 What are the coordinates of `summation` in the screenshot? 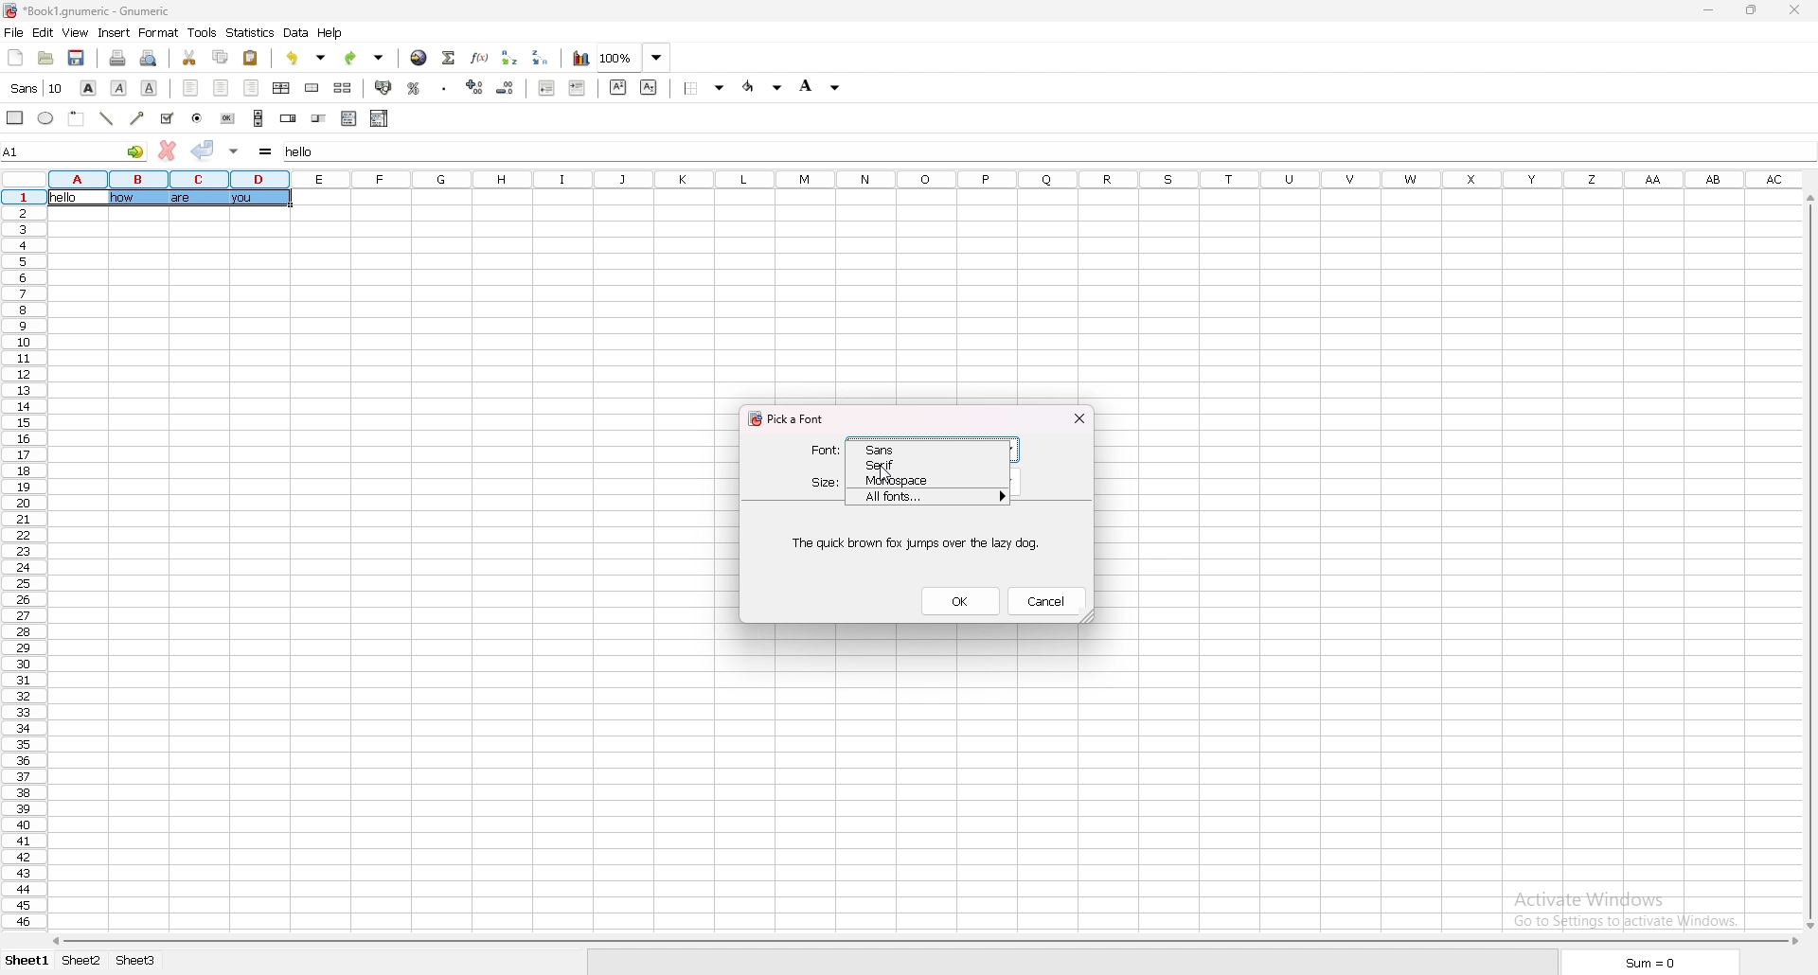 It's located at (449, 56).